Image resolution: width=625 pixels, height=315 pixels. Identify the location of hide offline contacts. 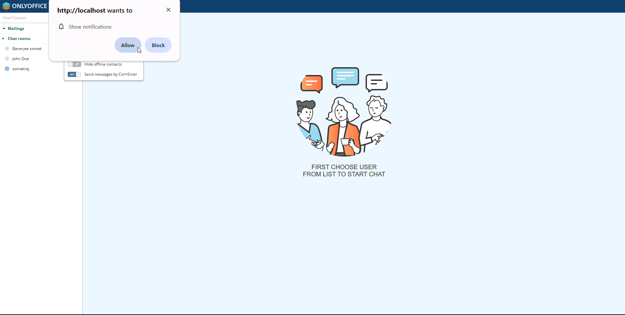
(104, 64).